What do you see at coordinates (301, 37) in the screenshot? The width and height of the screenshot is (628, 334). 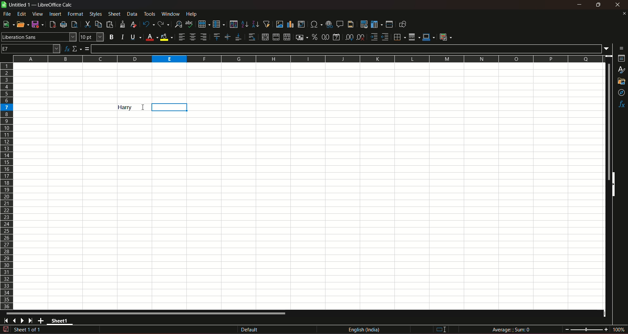 I see `format as currency` at bounding box center [301, 37].